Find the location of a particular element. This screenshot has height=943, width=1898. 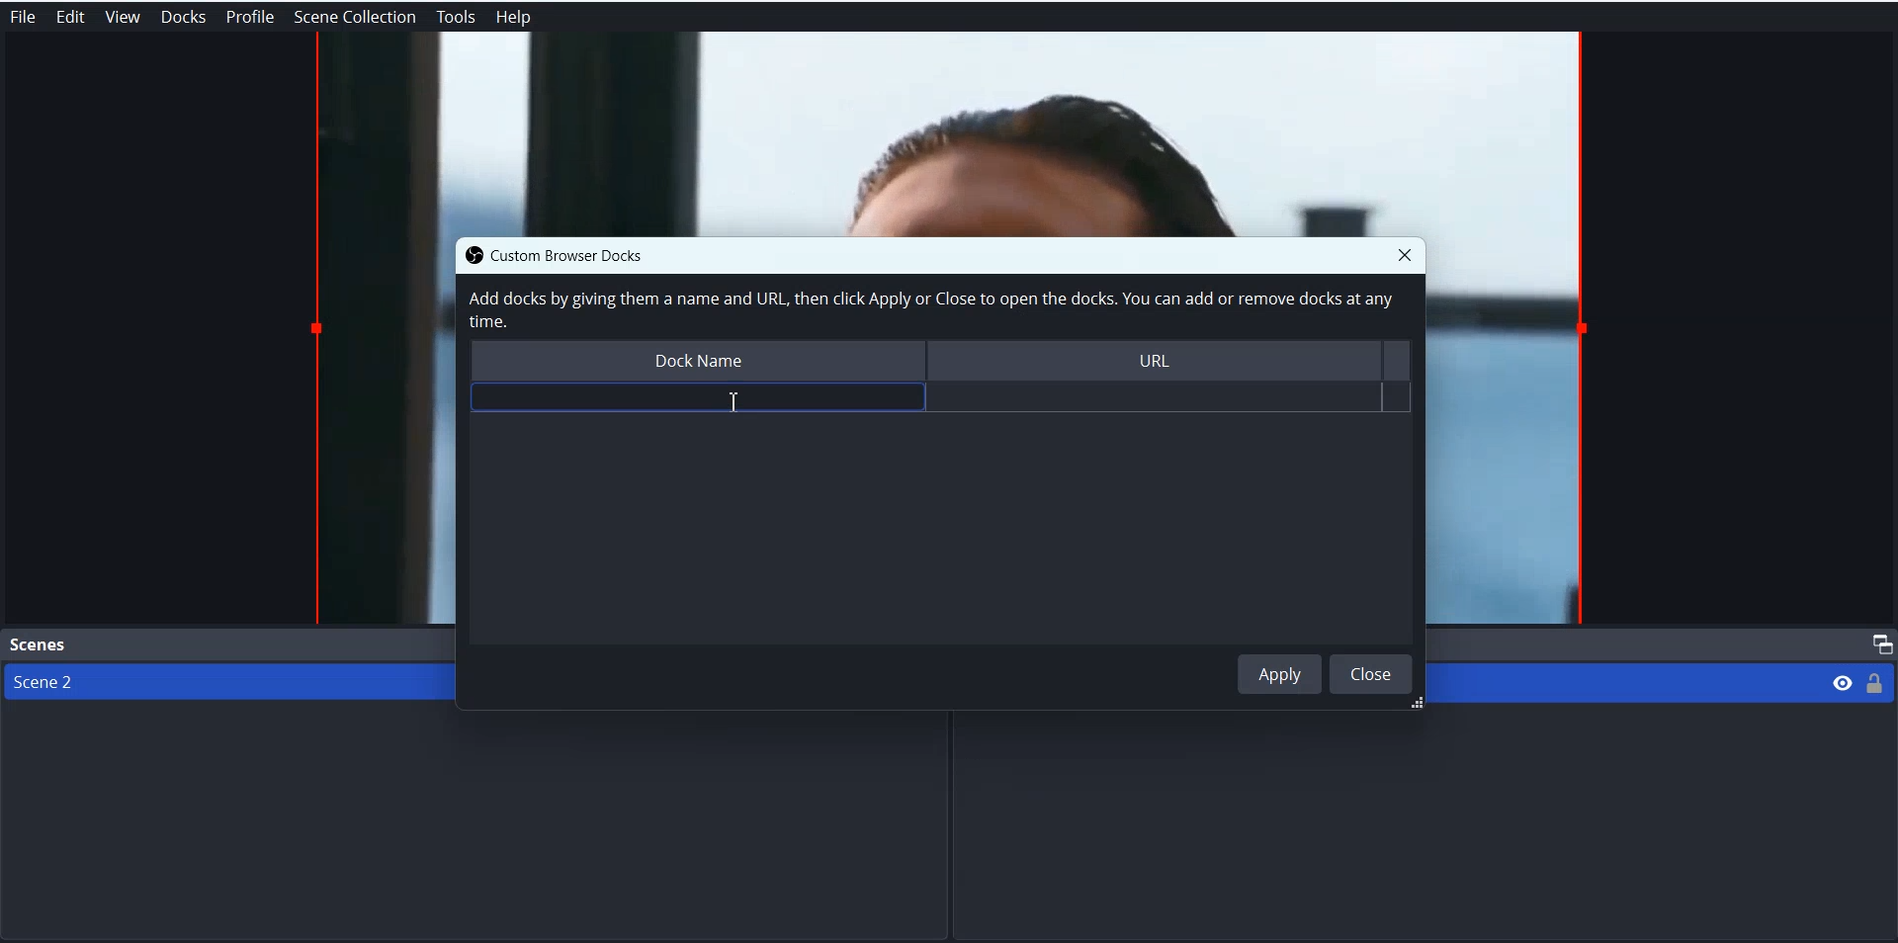

Edit is located at coordinates (69, 17).